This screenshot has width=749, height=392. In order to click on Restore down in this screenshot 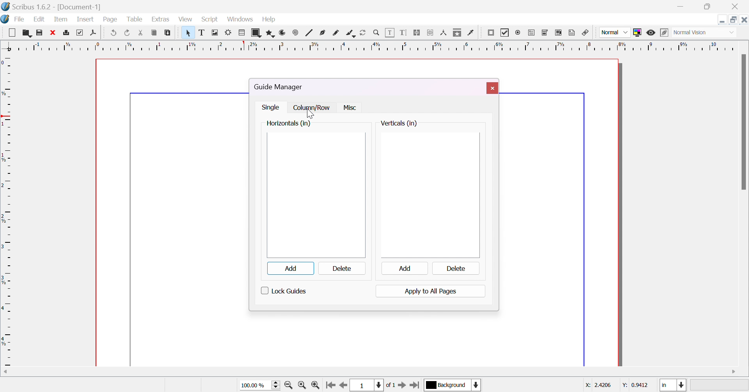, I will do `click(734, 19)`.